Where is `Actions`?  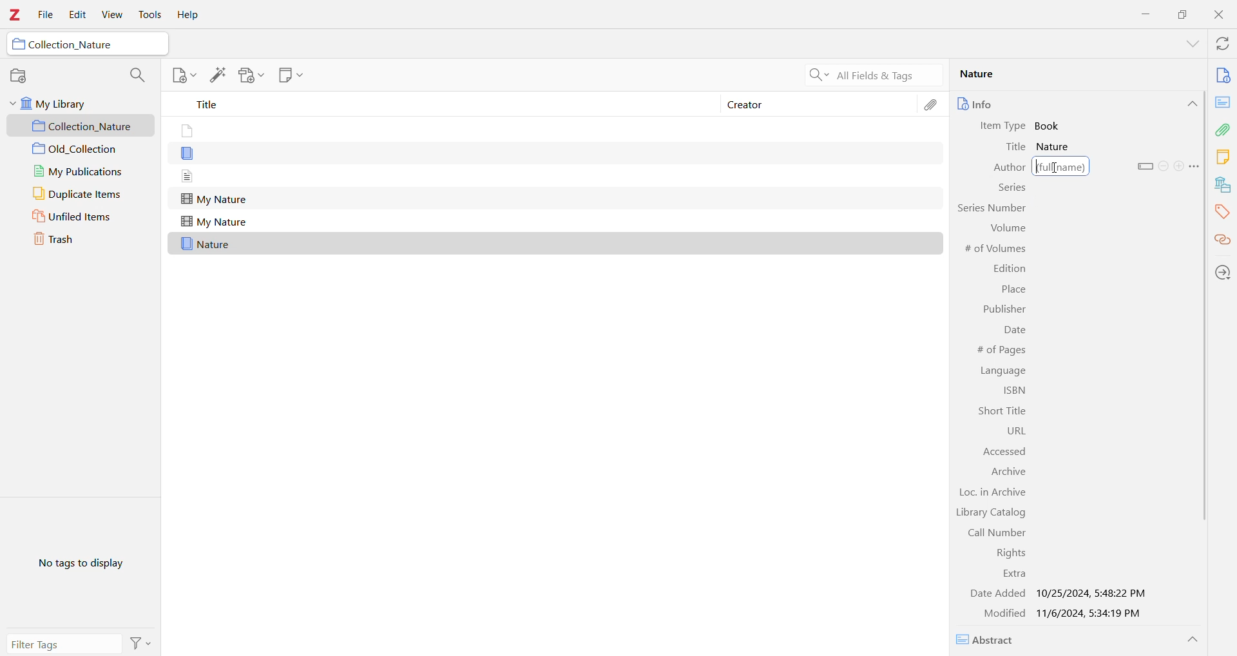
Actions is located at coordinates (140, 643).